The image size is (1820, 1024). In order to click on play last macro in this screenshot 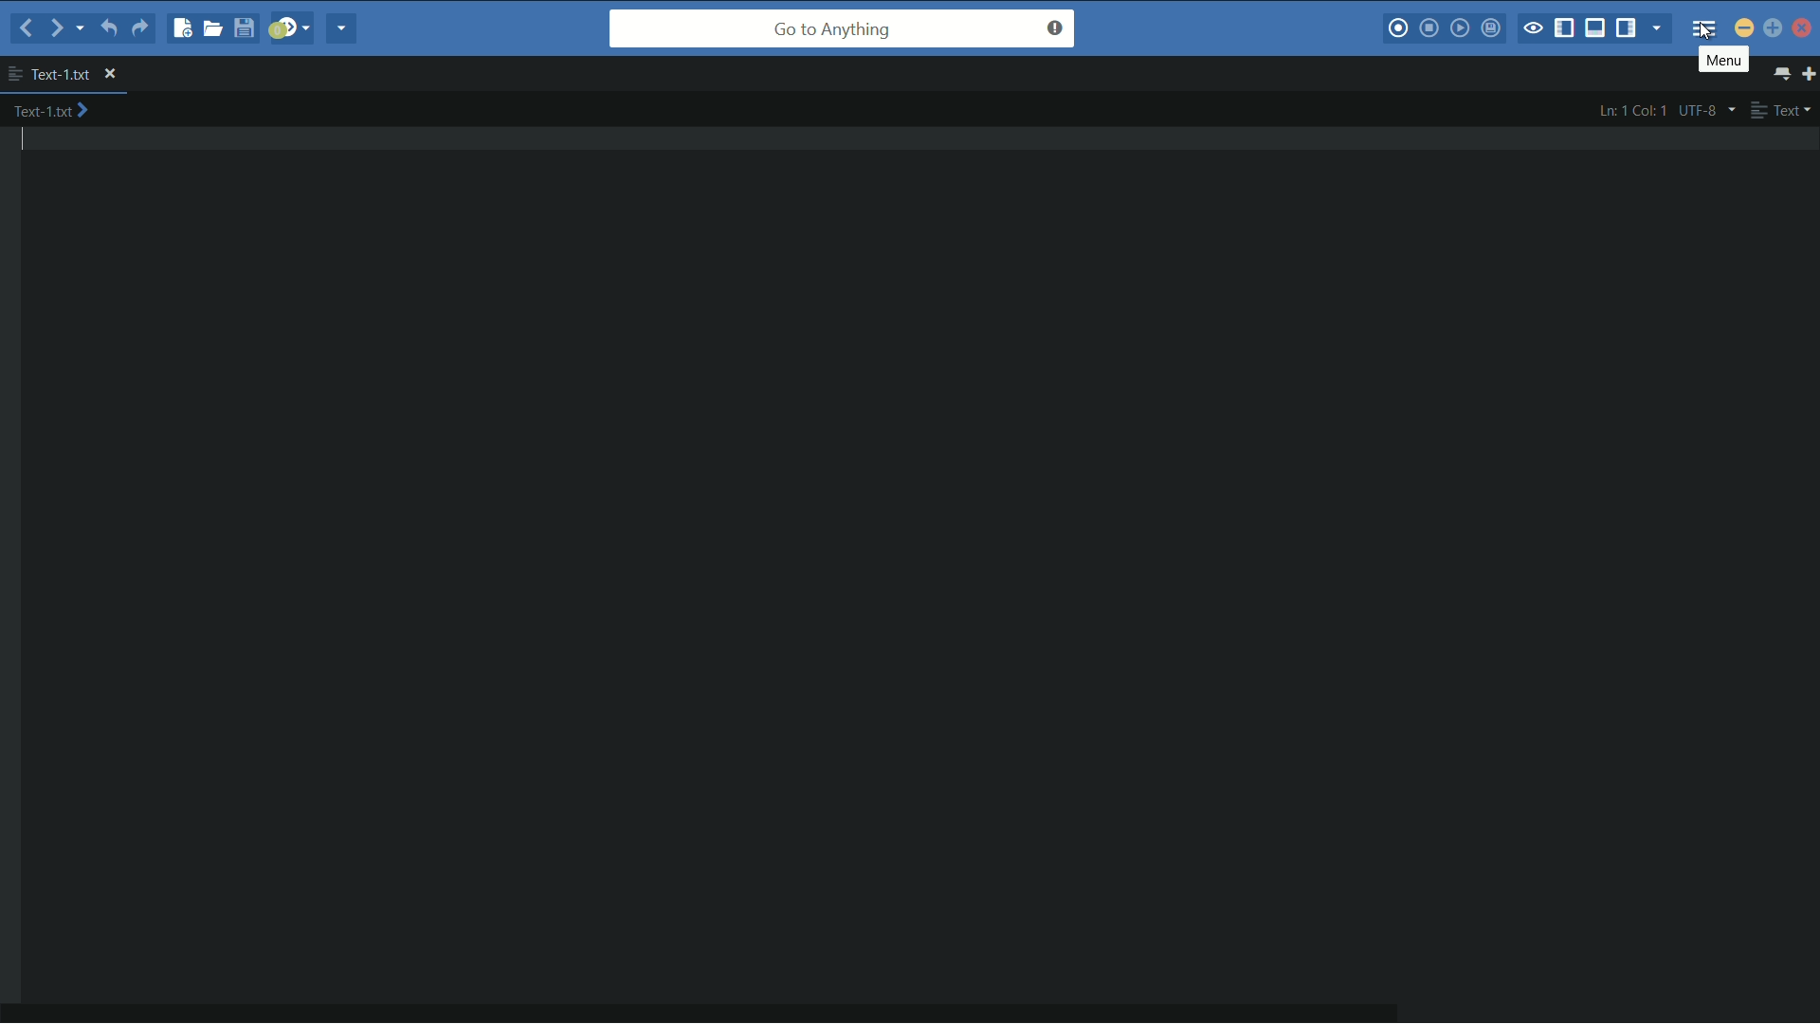, I will do `click(1459, 29)`.